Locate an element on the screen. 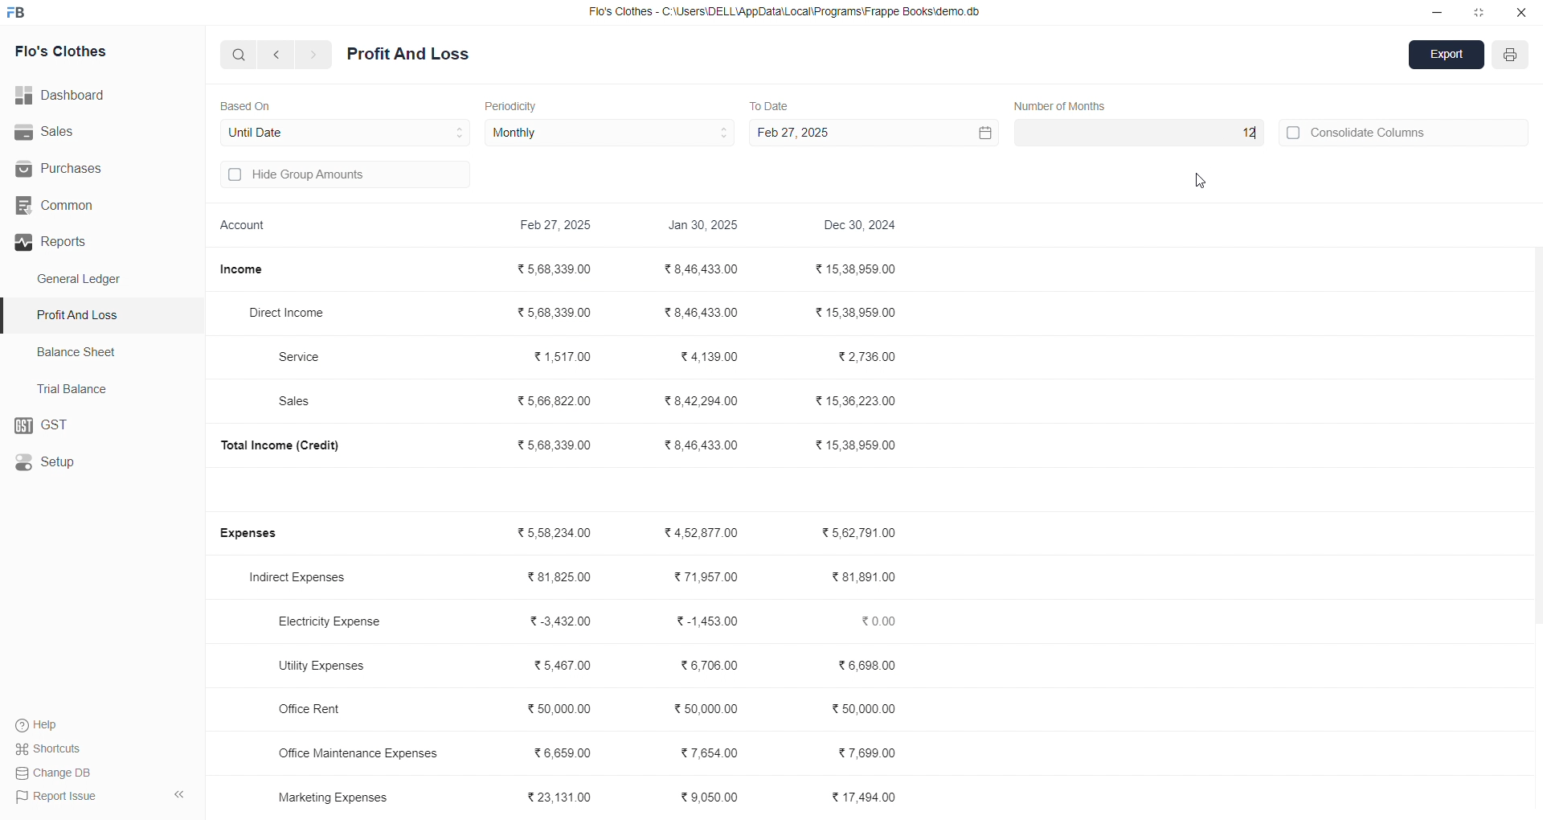 This screenshot has width=1543, height=820. ₹8,46,433.00 is located at coordinates (705, 269).